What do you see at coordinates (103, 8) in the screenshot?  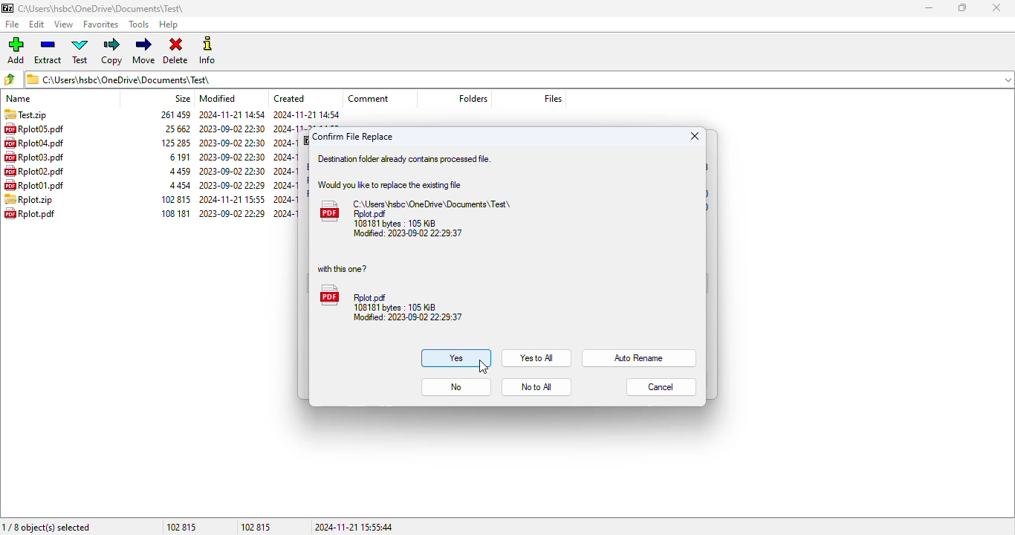 I see `folder name` at bounding box center [103, 8].